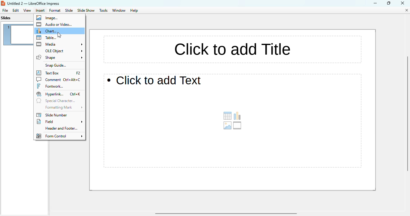 The height and width of the screenshot is (216, 410). Describe the element at coordinates (406, 114) in the screenshot. I see `vertical scroll bar` at that location.